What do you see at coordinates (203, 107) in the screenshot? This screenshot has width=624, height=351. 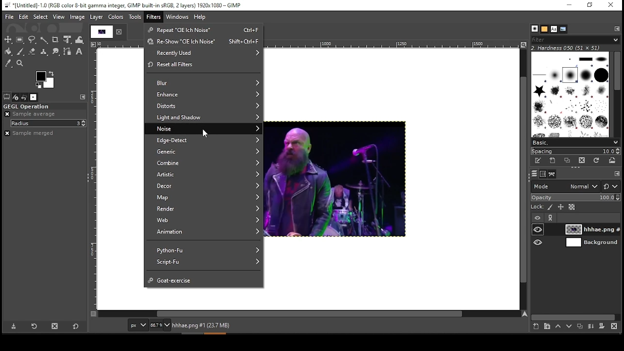 I see `distorts` at bounding box center [203, 107].